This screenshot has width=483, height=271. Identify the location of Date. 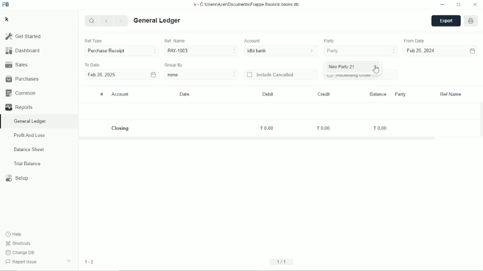
(185, 94).